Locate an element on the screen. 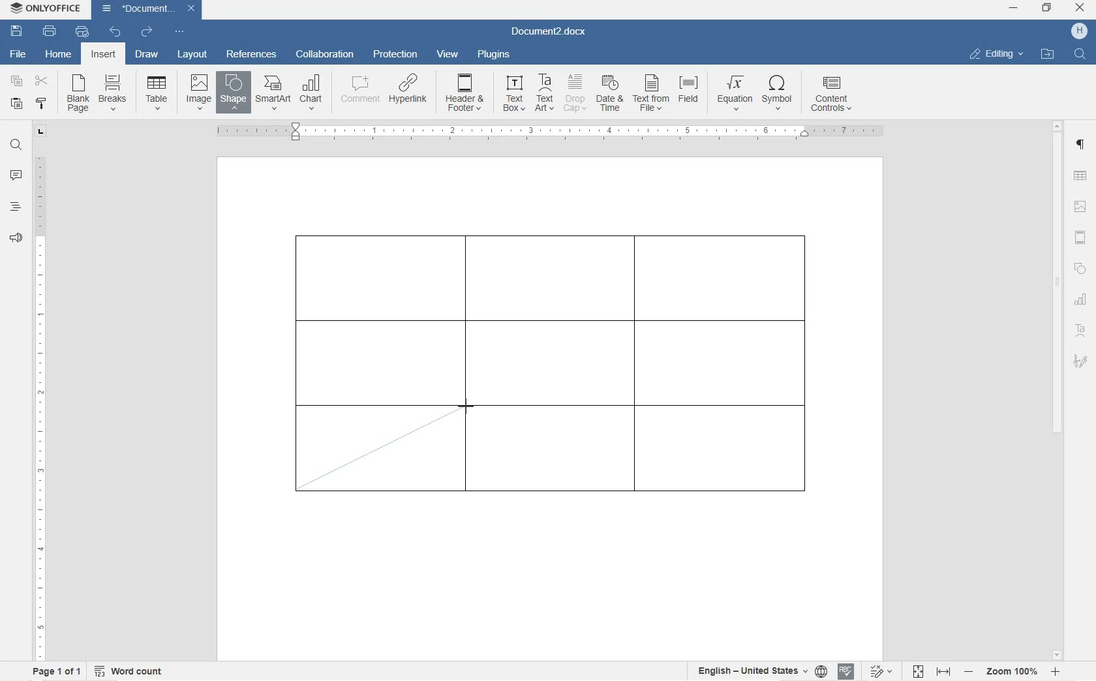  ONLYOFFICE is located at coordinates (48, 8).